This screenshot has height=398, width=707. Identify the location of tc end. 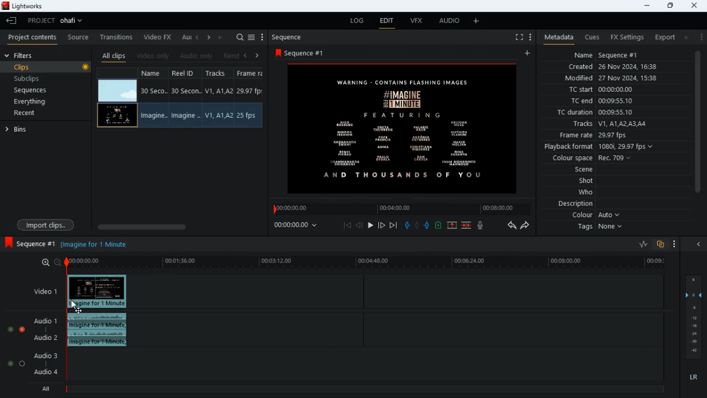
(606, 101).